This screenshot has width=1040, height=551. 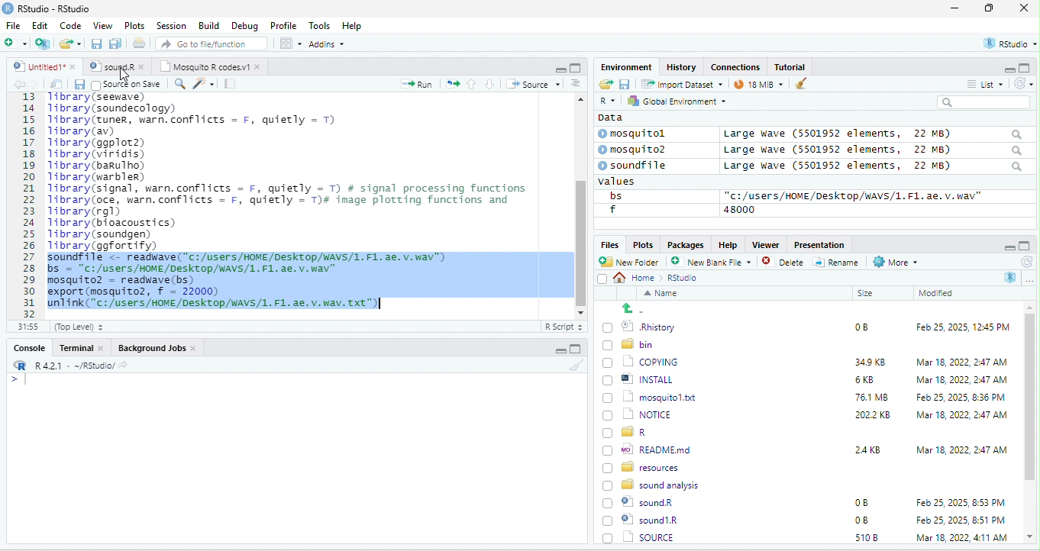 What do you see at coordinates (958, 397) in the screenshot?
I see `Feb 25, 2025, 8:36 PM` at bounding box center [958, 397].